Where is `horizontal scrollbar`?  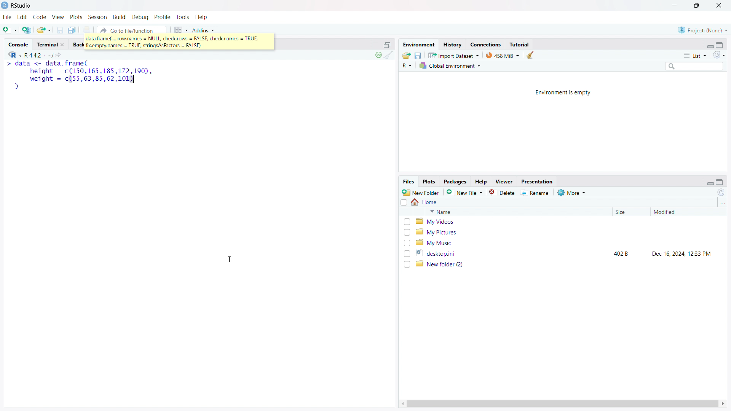
horizontal scrollbar is located at coordinates (562, 403).